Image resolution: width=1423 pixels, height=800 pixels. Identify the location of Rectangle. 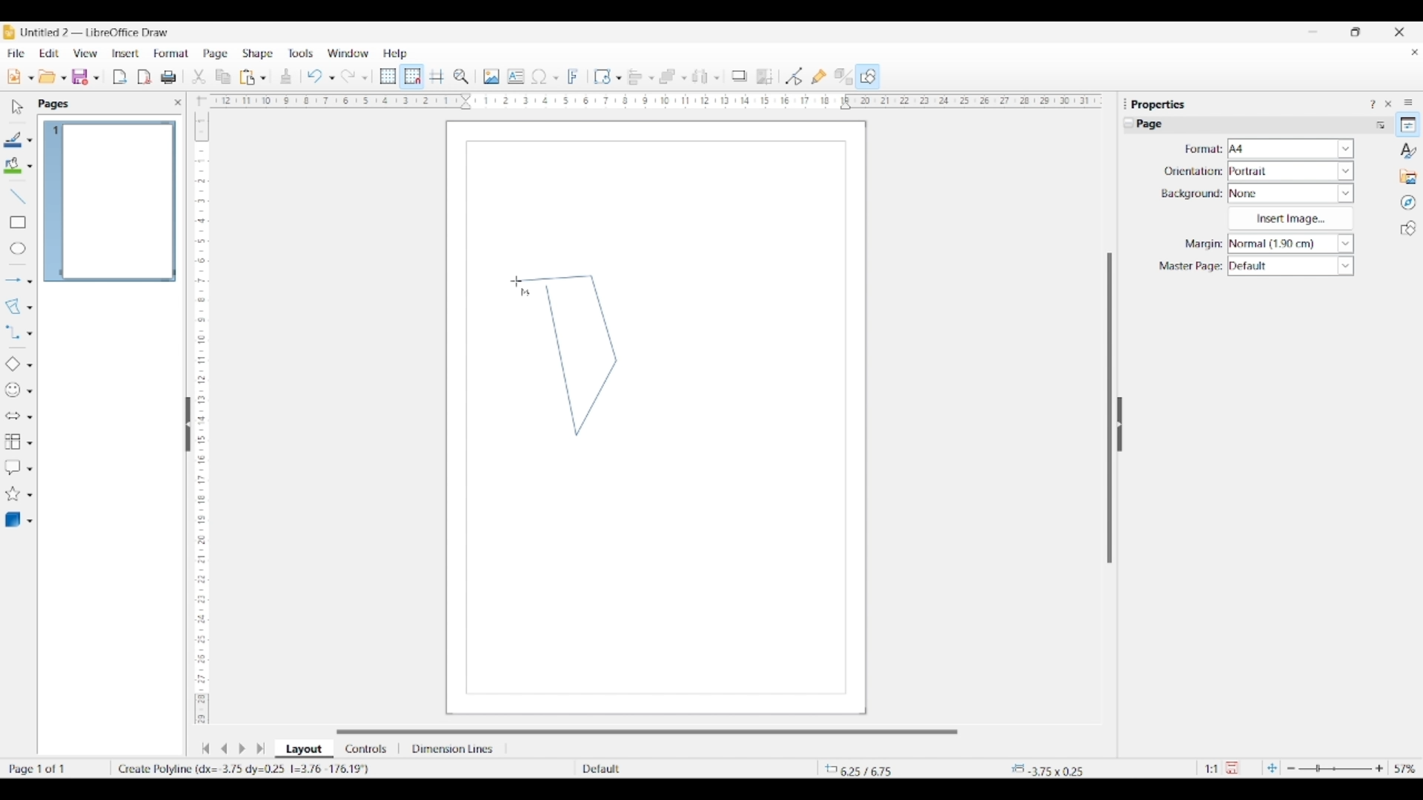
(18, 222).